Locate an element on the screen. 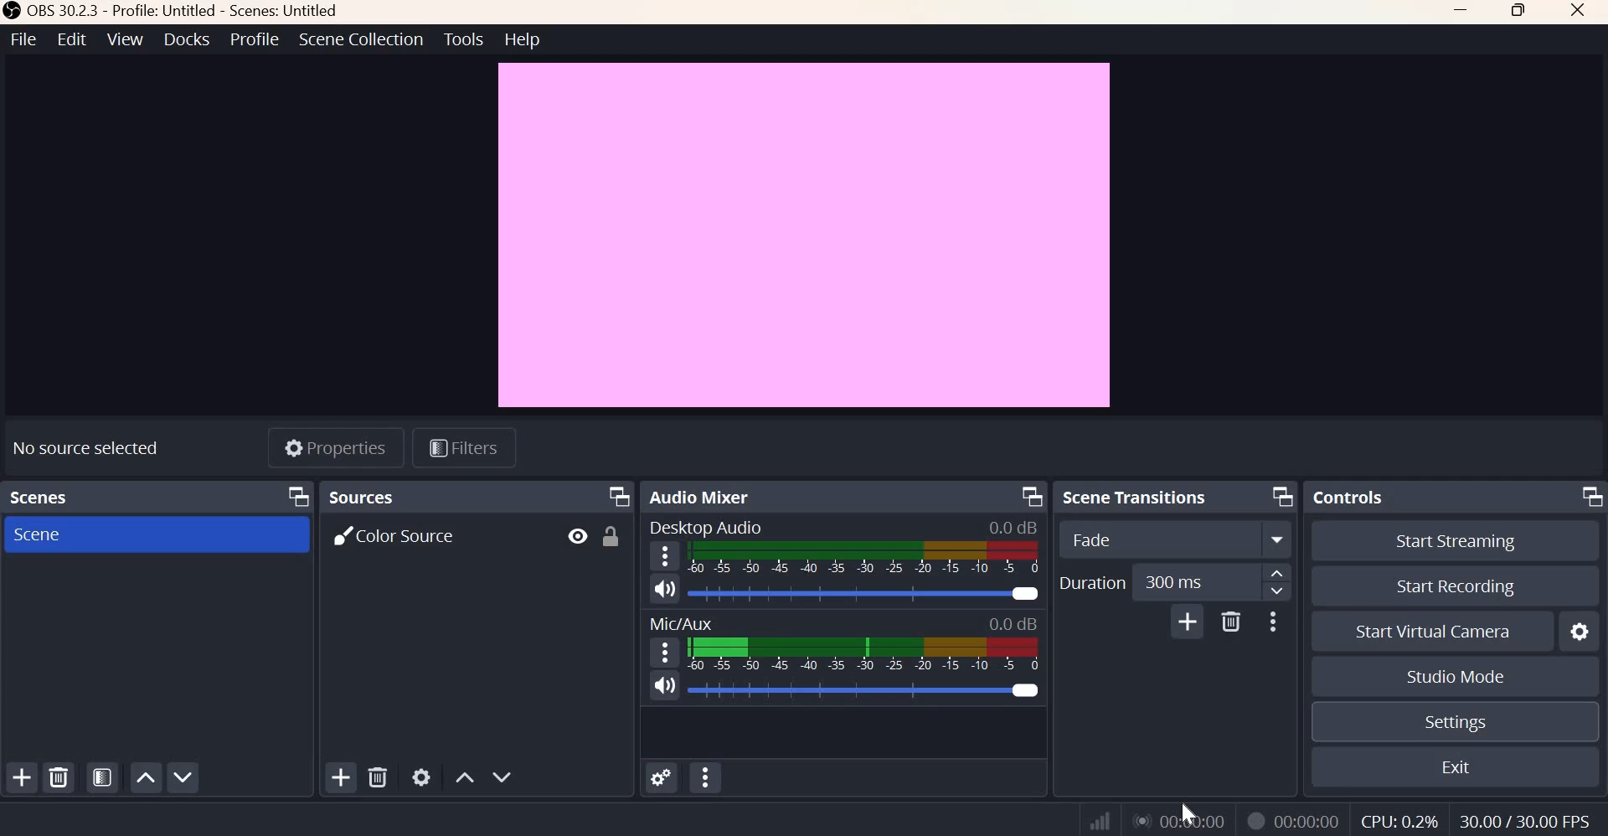  Volume Meter is located at coordinates (865, 560).